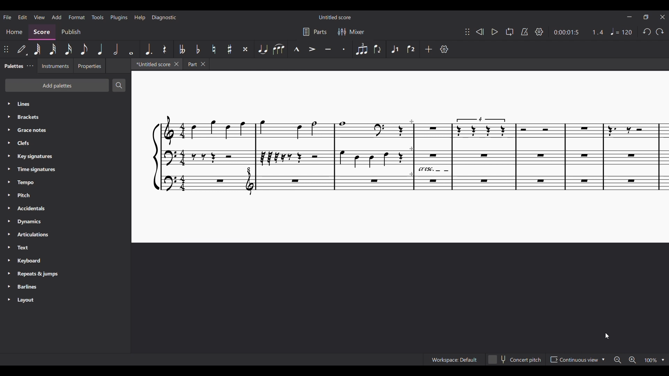 This screenshot has height=376, width=669. I want to click on Add menu, so click(57, 17).